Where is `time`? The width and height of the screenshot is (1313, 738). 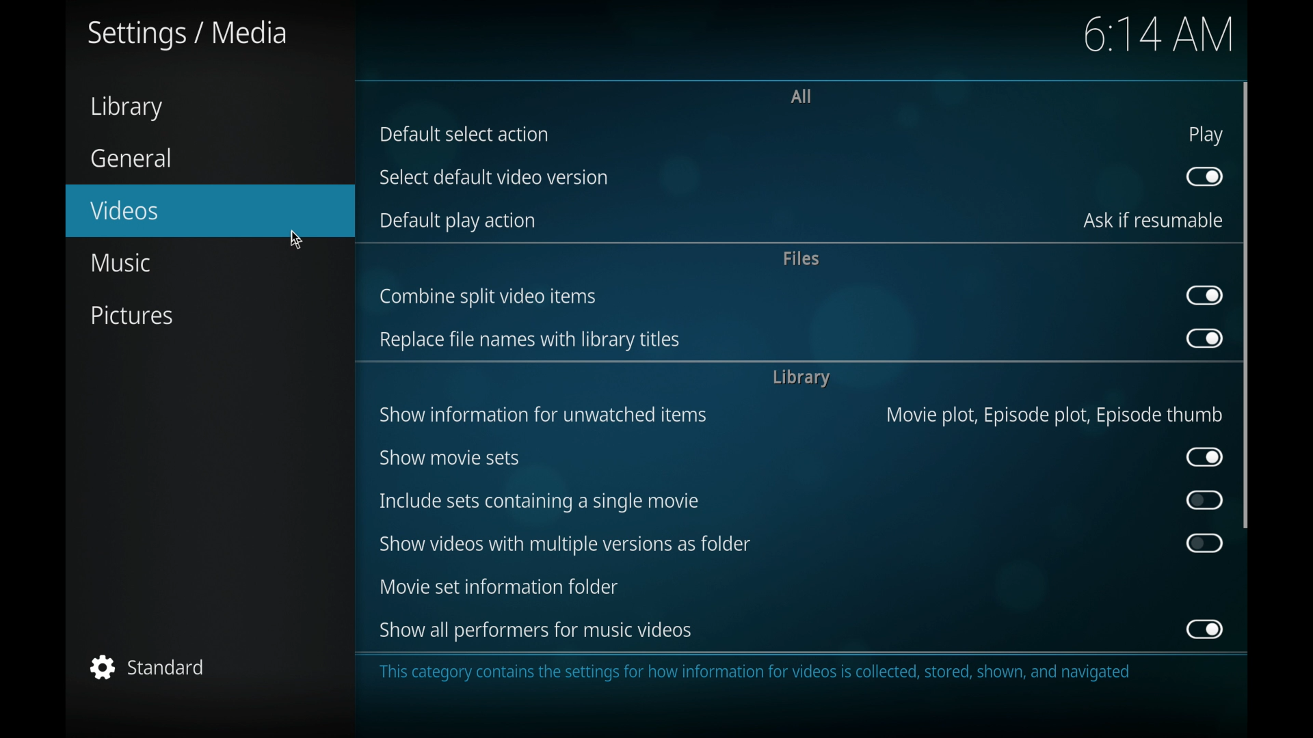 time is located at coordinates (1158, 36).